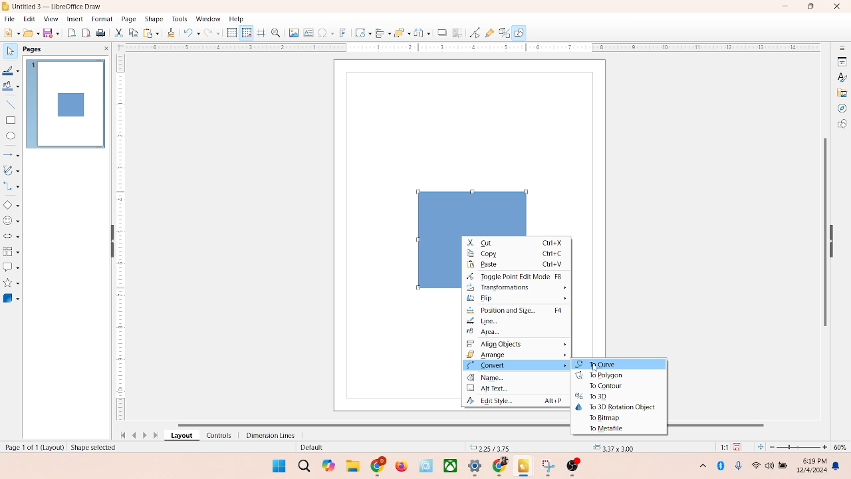 This screenshot has width=851, height=479. Describe the element at coordinates (261, 33) in the screenshot. I see `helplines` at that location.